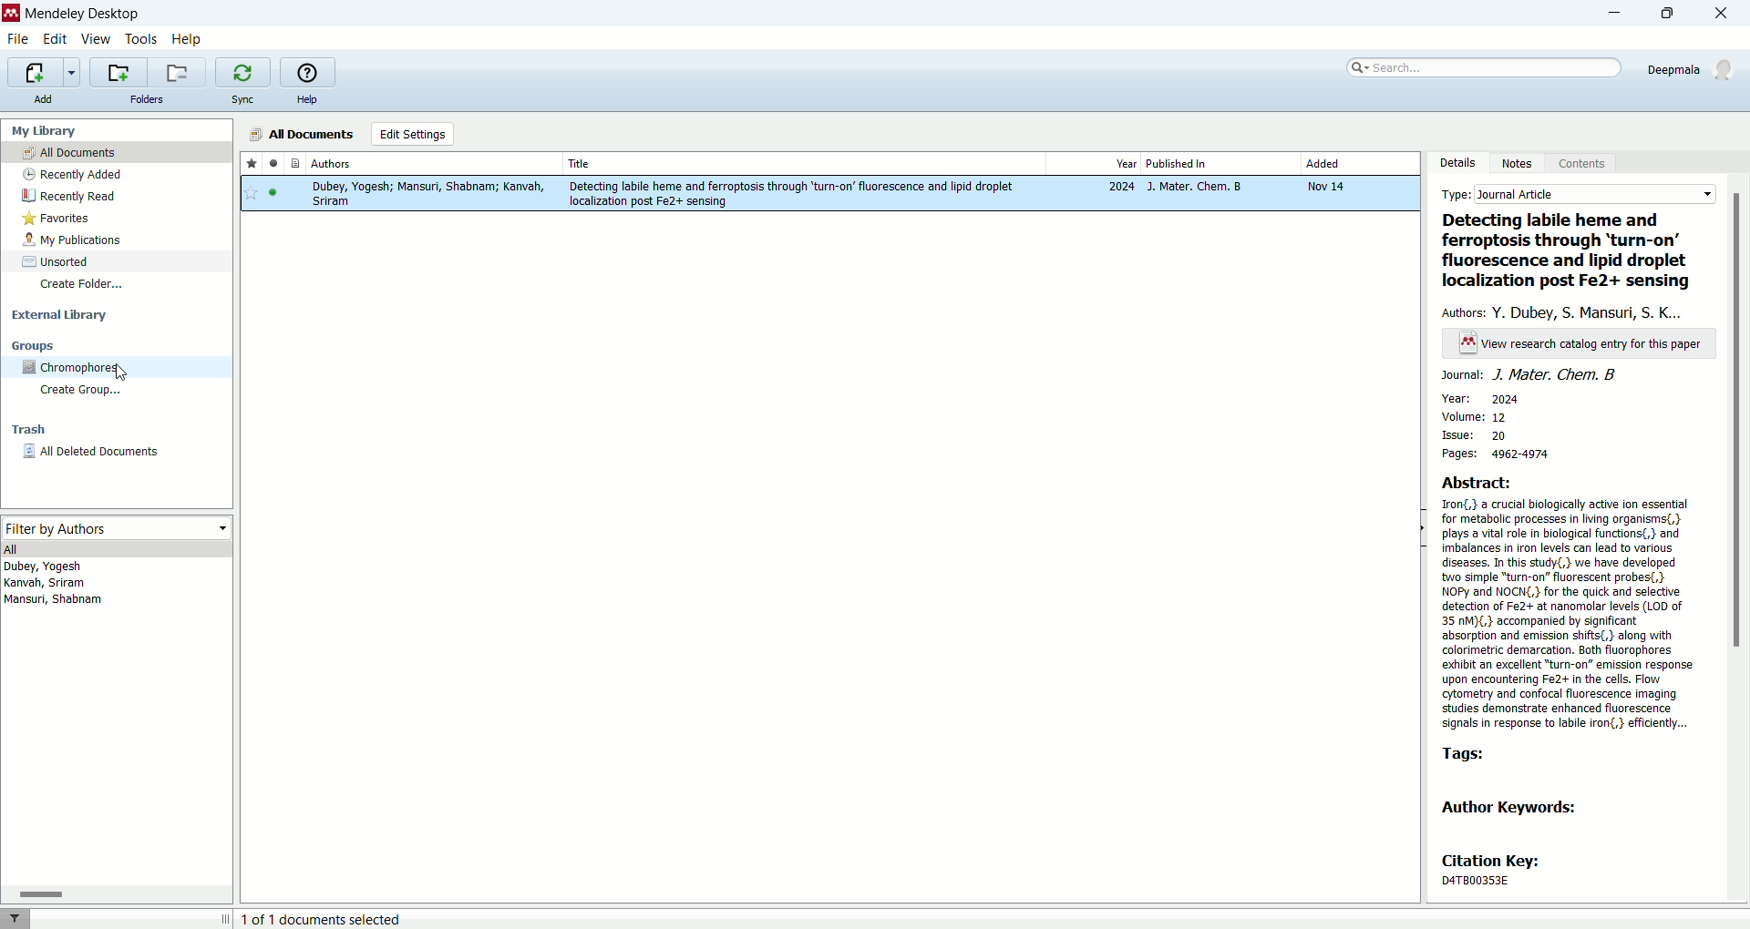 This screenshot has height=929, width=1750. Describe the element at coordinates (1481, 397) in the screenshot. I see `year:  2024` at that location.